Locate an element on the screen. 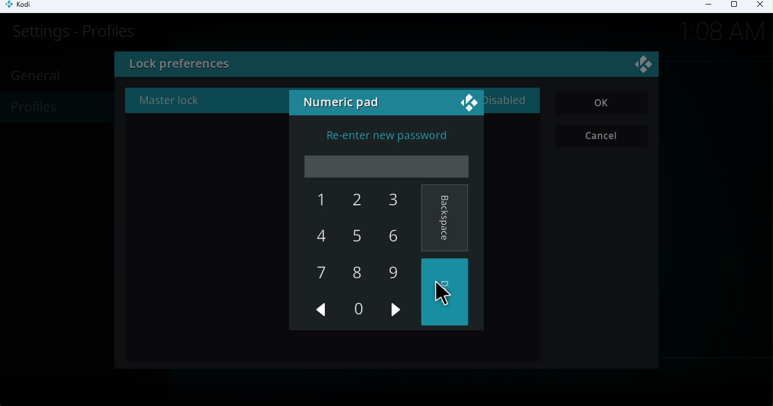  6 is located at coordinates (390, 235).